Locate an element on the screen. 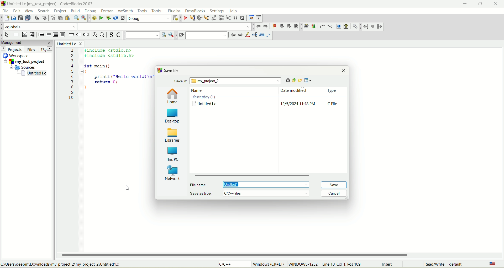 Image resolution: width=504 pixels, height=268 pixels. workspace is located at coordinates (17, 55).